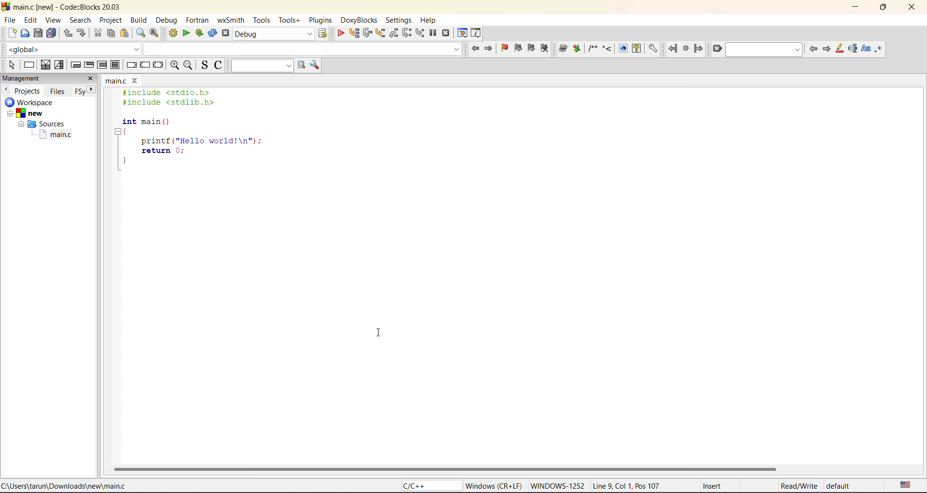  What do you see at coordinates (577, 49) in the screenshot?
I see `Extract documentation for the current project` at bounding box center [577, 49].